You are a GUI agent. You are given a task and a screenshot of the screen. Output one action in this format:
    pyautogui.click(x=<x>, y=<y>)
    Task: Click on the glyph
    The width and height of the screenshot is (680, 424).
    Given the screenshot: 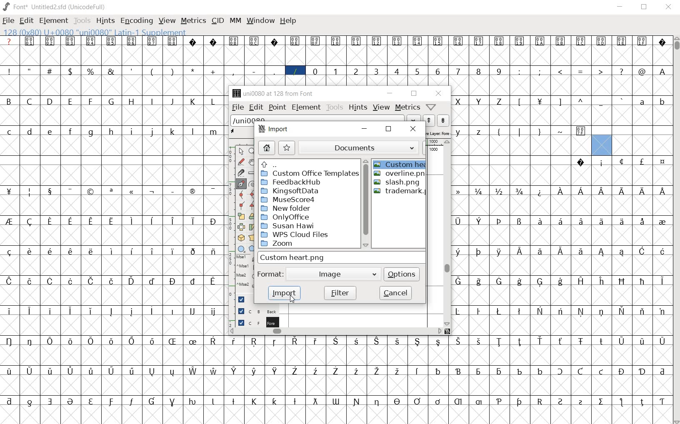 What is the action you would take?
    pyautogui.click(x=357, y=402)
    